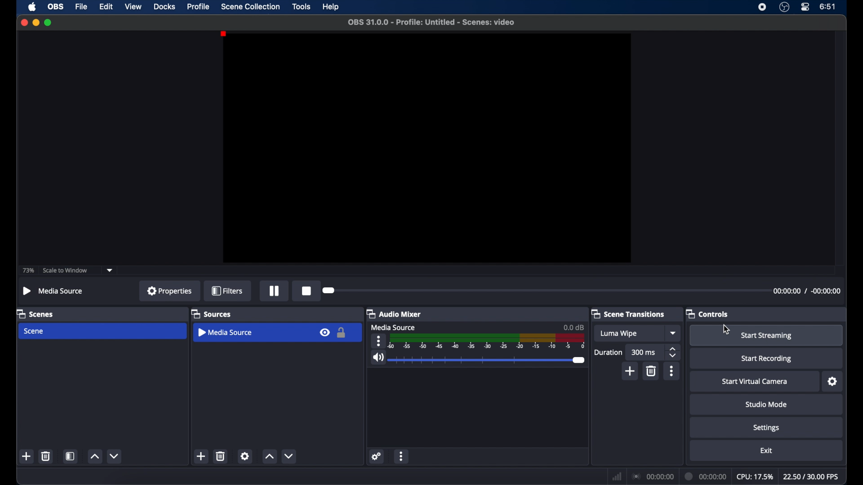  I want to click on media source, so click(53, 291).